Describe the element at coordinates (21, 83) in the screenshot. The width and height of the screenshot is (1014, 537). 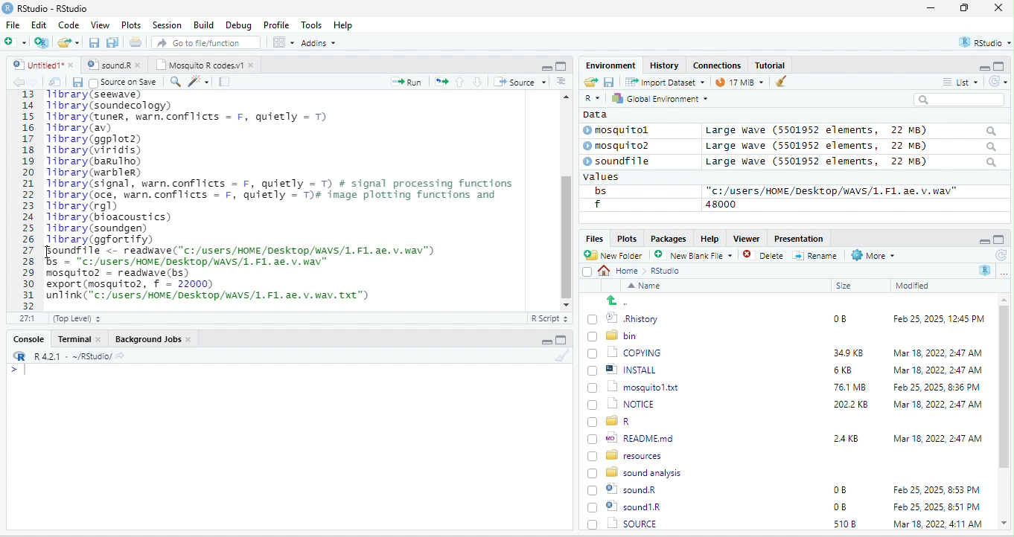
I see `back` at that location.